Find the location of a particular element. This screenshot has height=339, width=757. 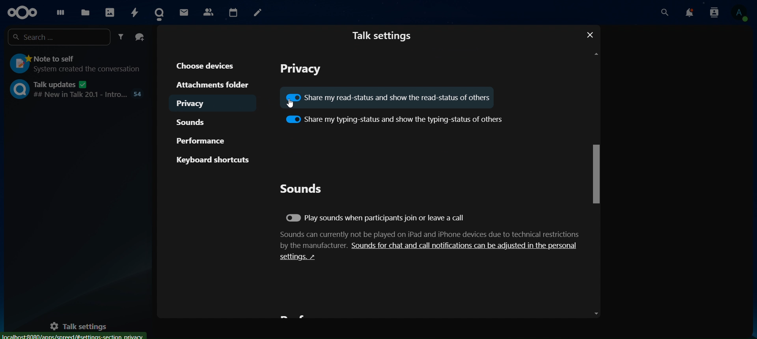

create a group is located at coordinates (140, 37).